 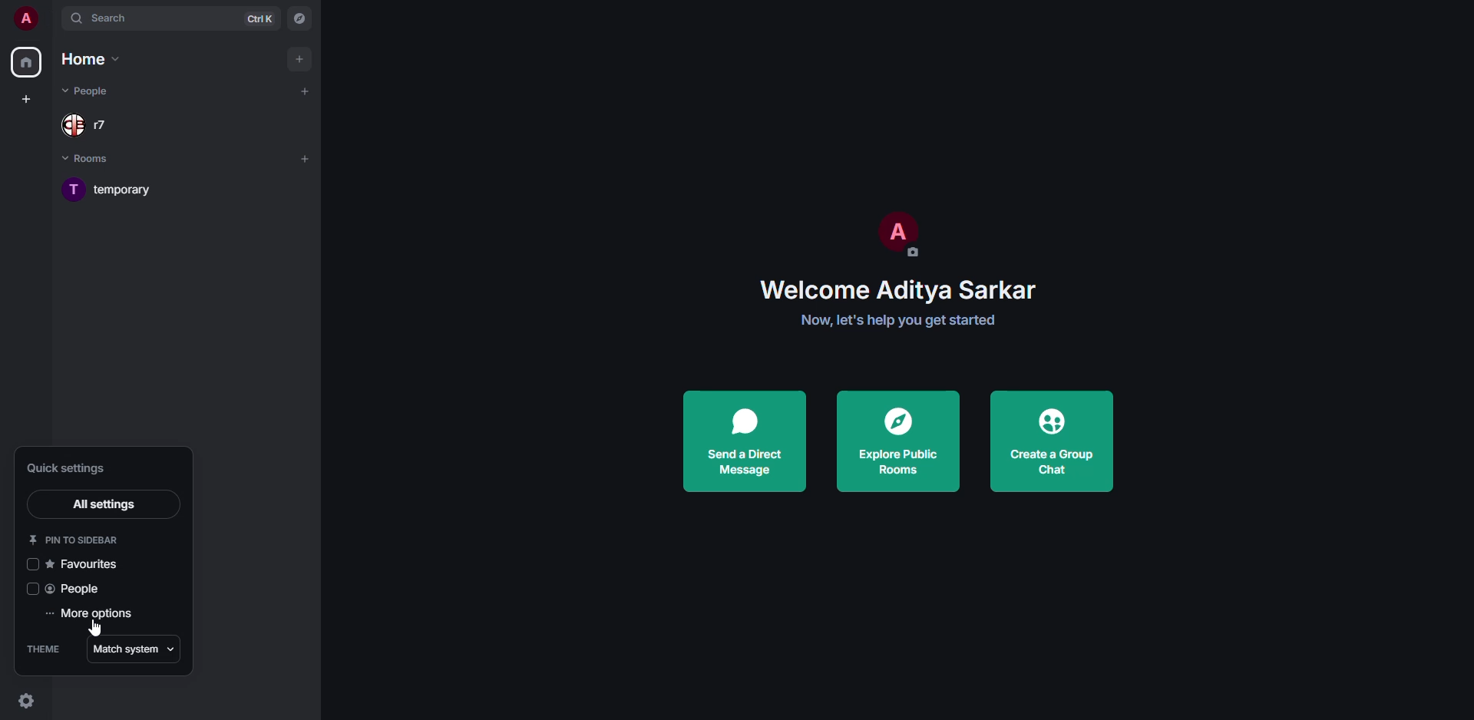 What do you see at coordinates (897, 233) in the screenshot?
I see `profile pic` at bounding box center [897, 233].